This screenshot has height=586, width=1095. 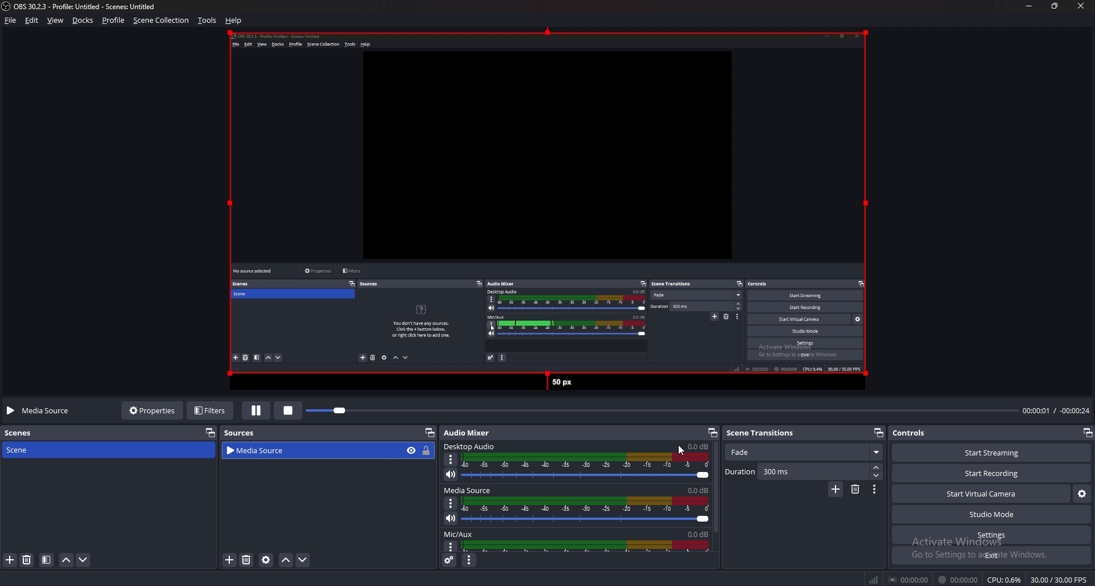 What do you see at coordinates (874, 580) in the screenshot?
I see `Signal` at bounding box center [874, 580].